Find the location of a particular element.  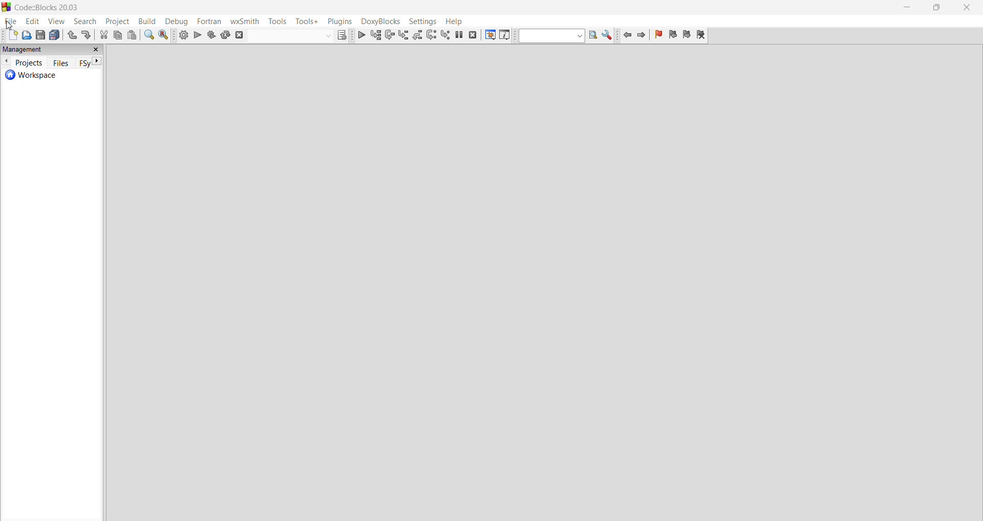

files is located at coordinates (62, 62).